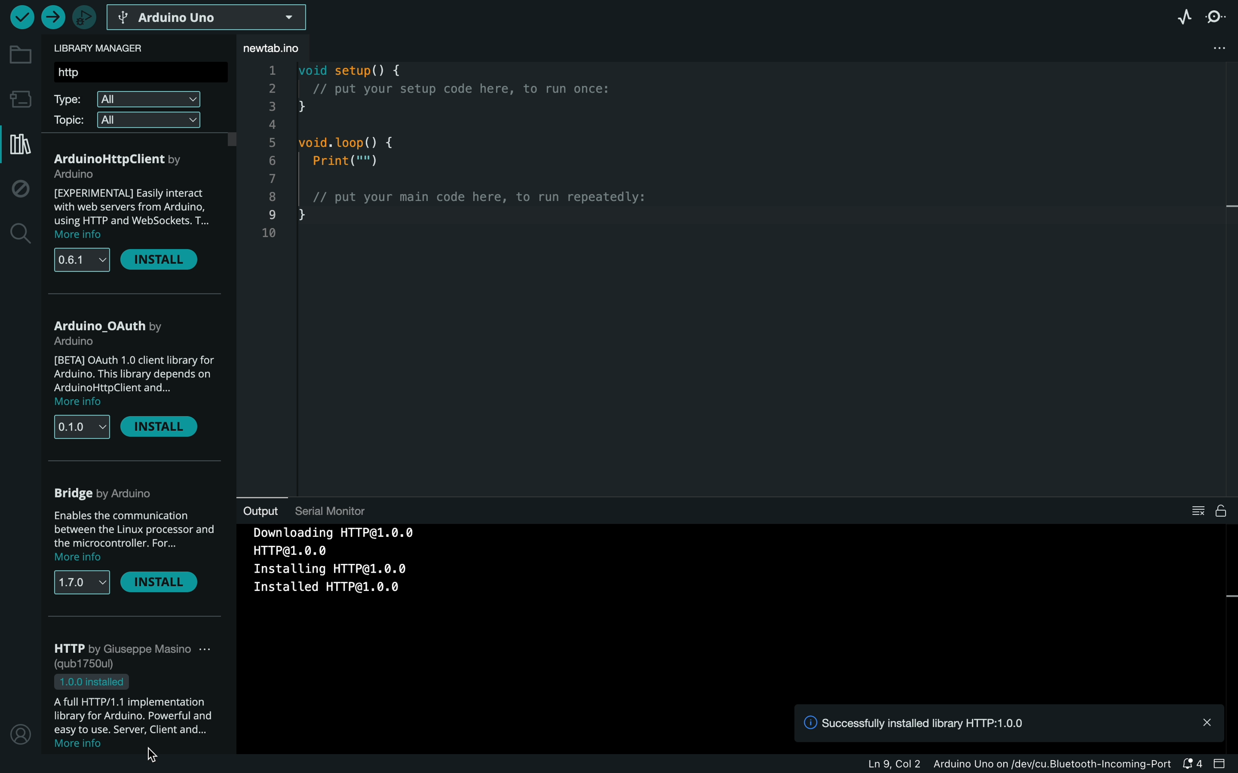 The image size is (1238, 773). I want to click on install, so click(165, 260).